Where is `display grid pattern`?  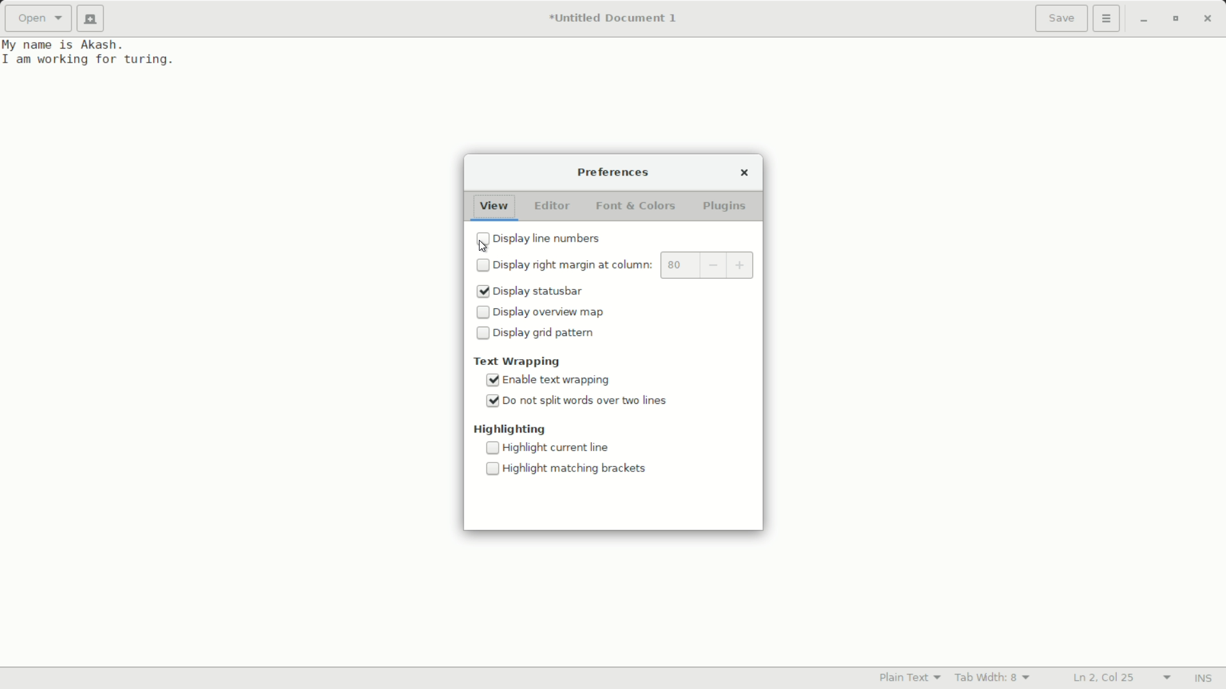 display grid pattern is located at coordinates (547, 332).